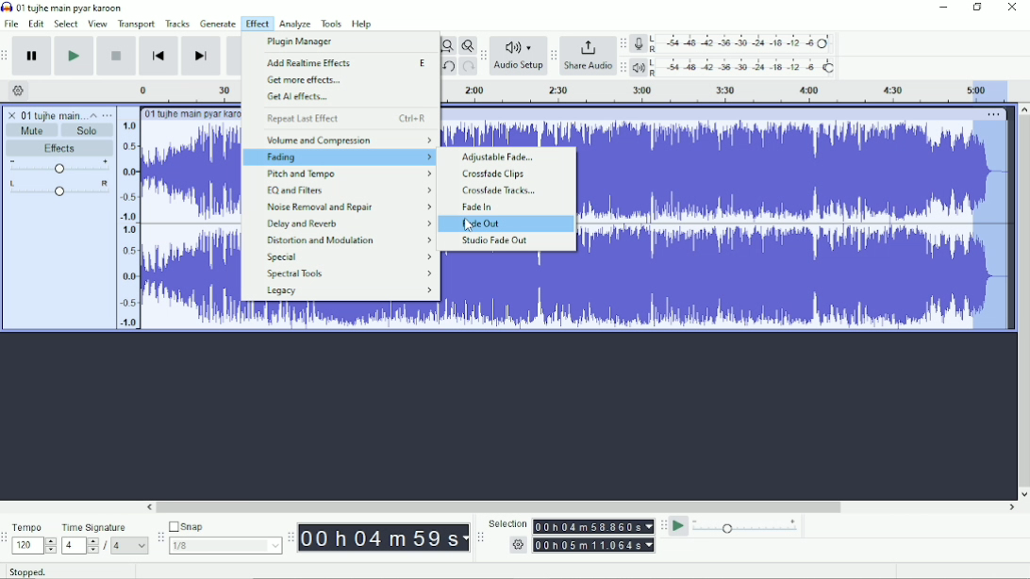 The height and width of the screenshot is (579, 1030). What do you see at coordinates (350, 274) in the screenshot?
I see `Spectral Tools` at bounding box center [350, 274].